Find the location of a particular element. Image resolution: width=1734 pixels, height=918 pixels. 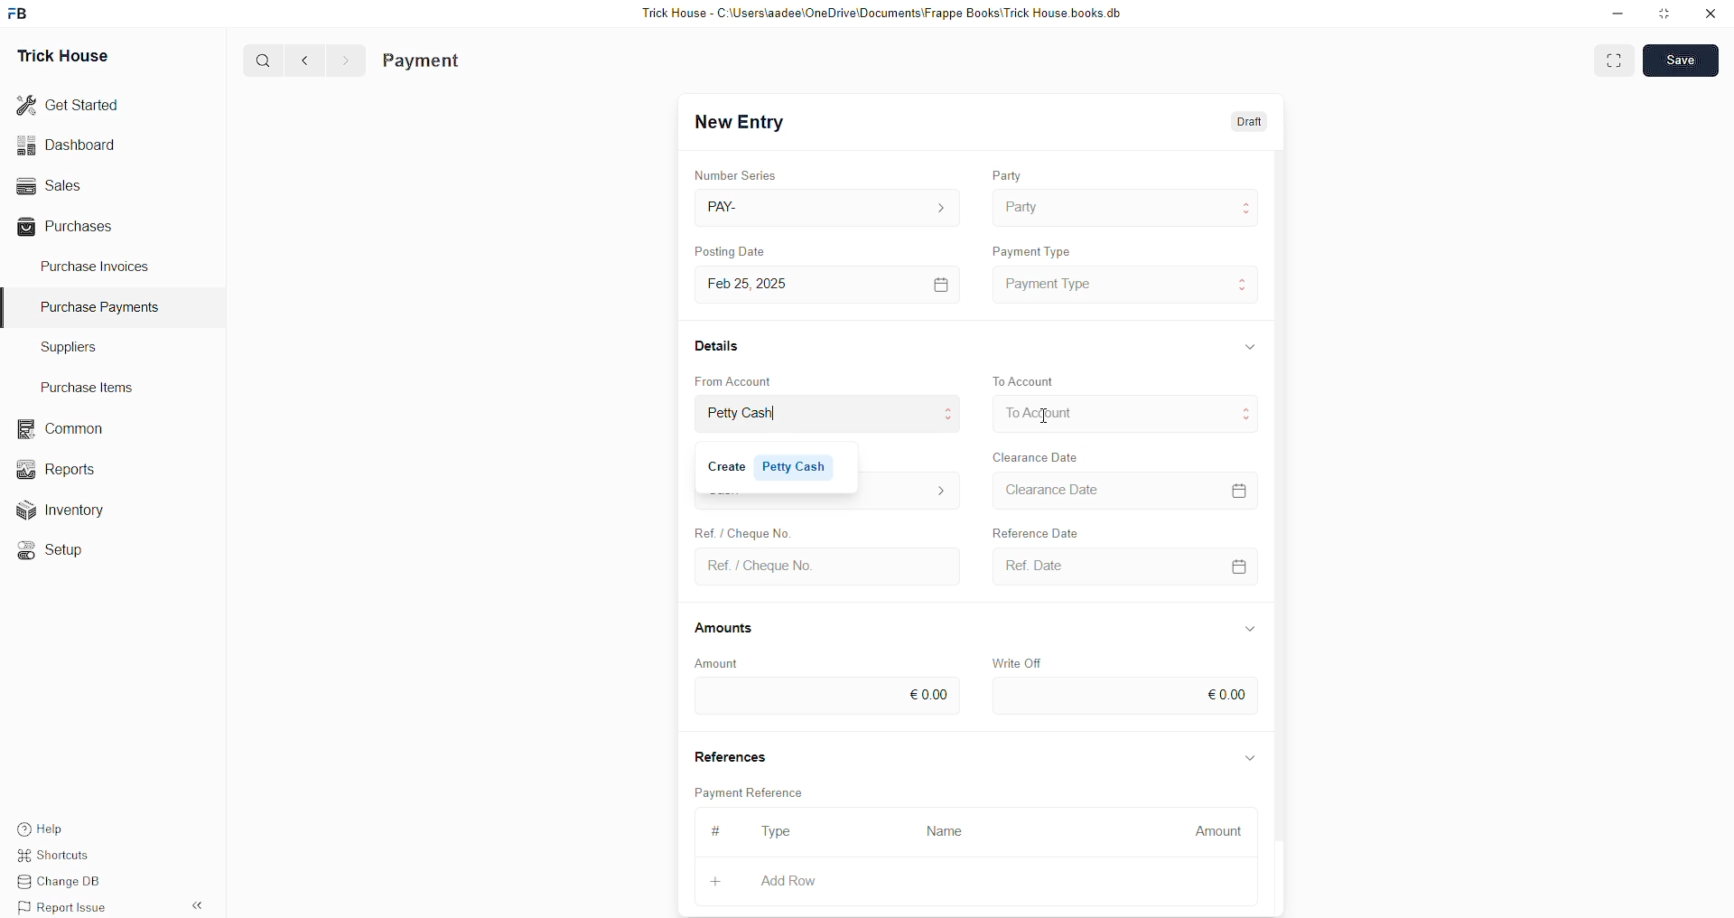

Write Off is located at coordinates (1021, 661).